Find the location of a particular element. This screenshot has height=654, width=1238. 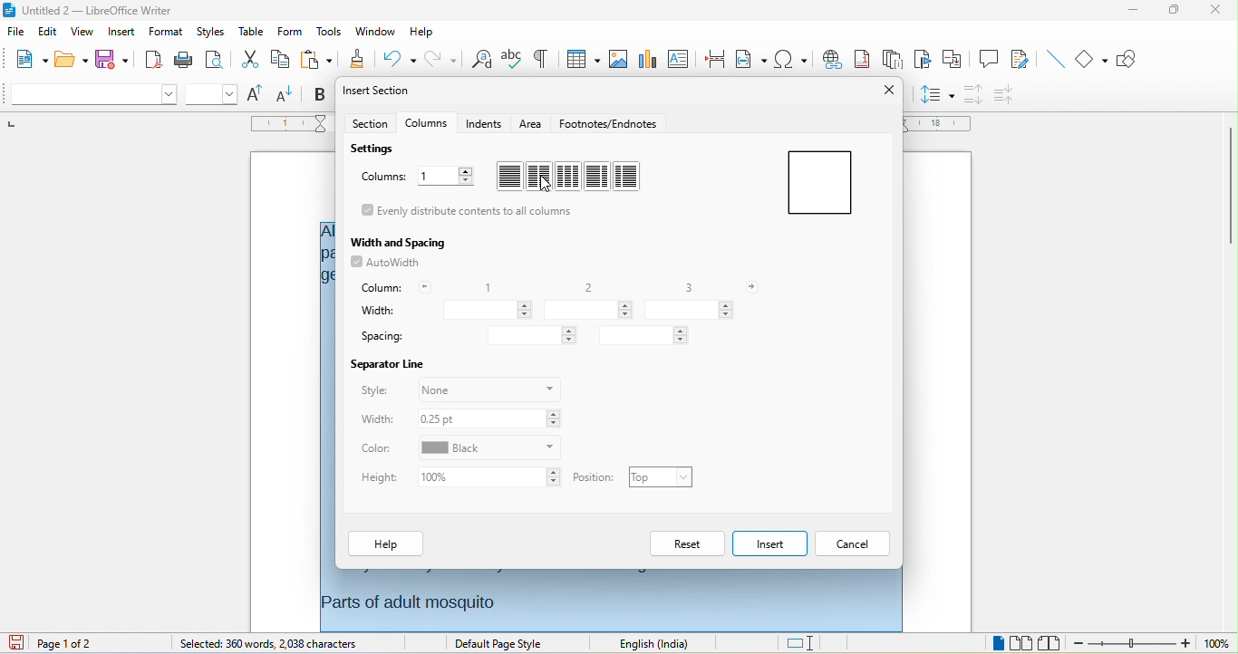

color is located at coordinates (378, 448).